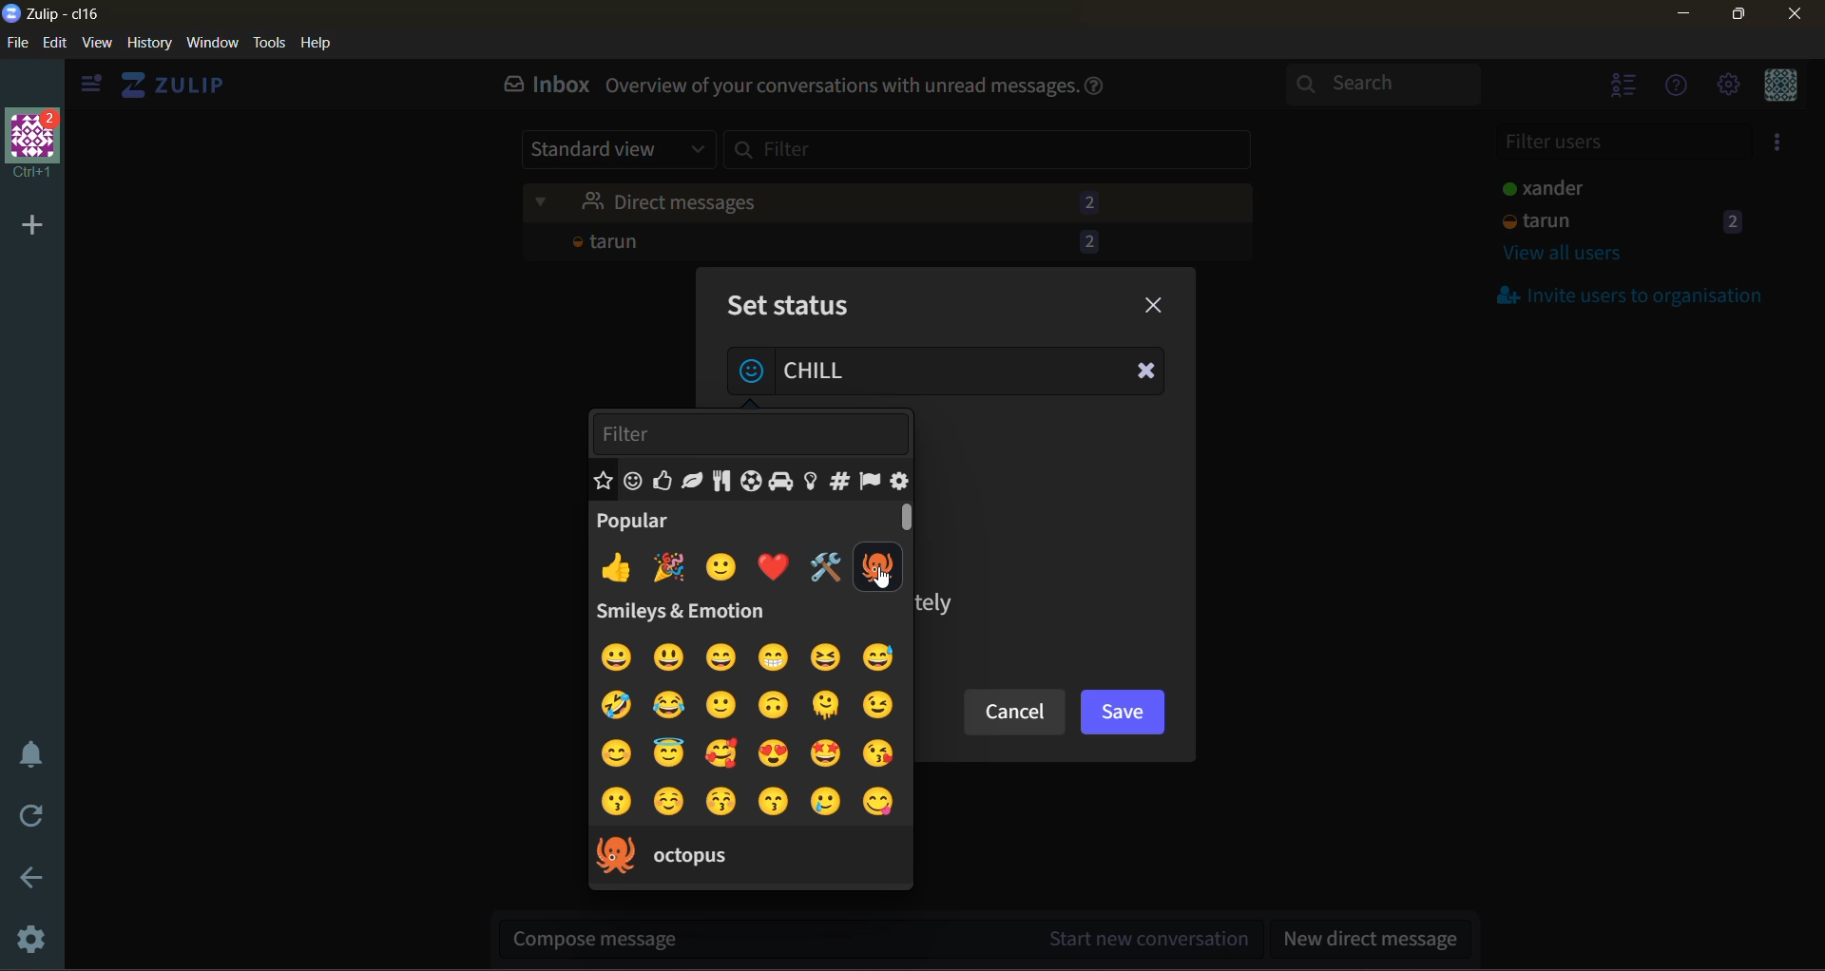 This screenshot has width=1825, height=971. I want to click on emoji, so click(825, 566).